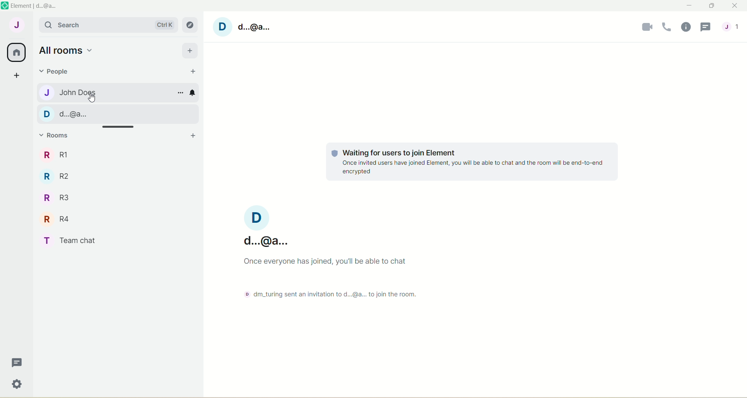 This screenshot has height=398, width=747. Describe the element at coordinates (55, 154) in the screenshot. I see `R1` at that location.